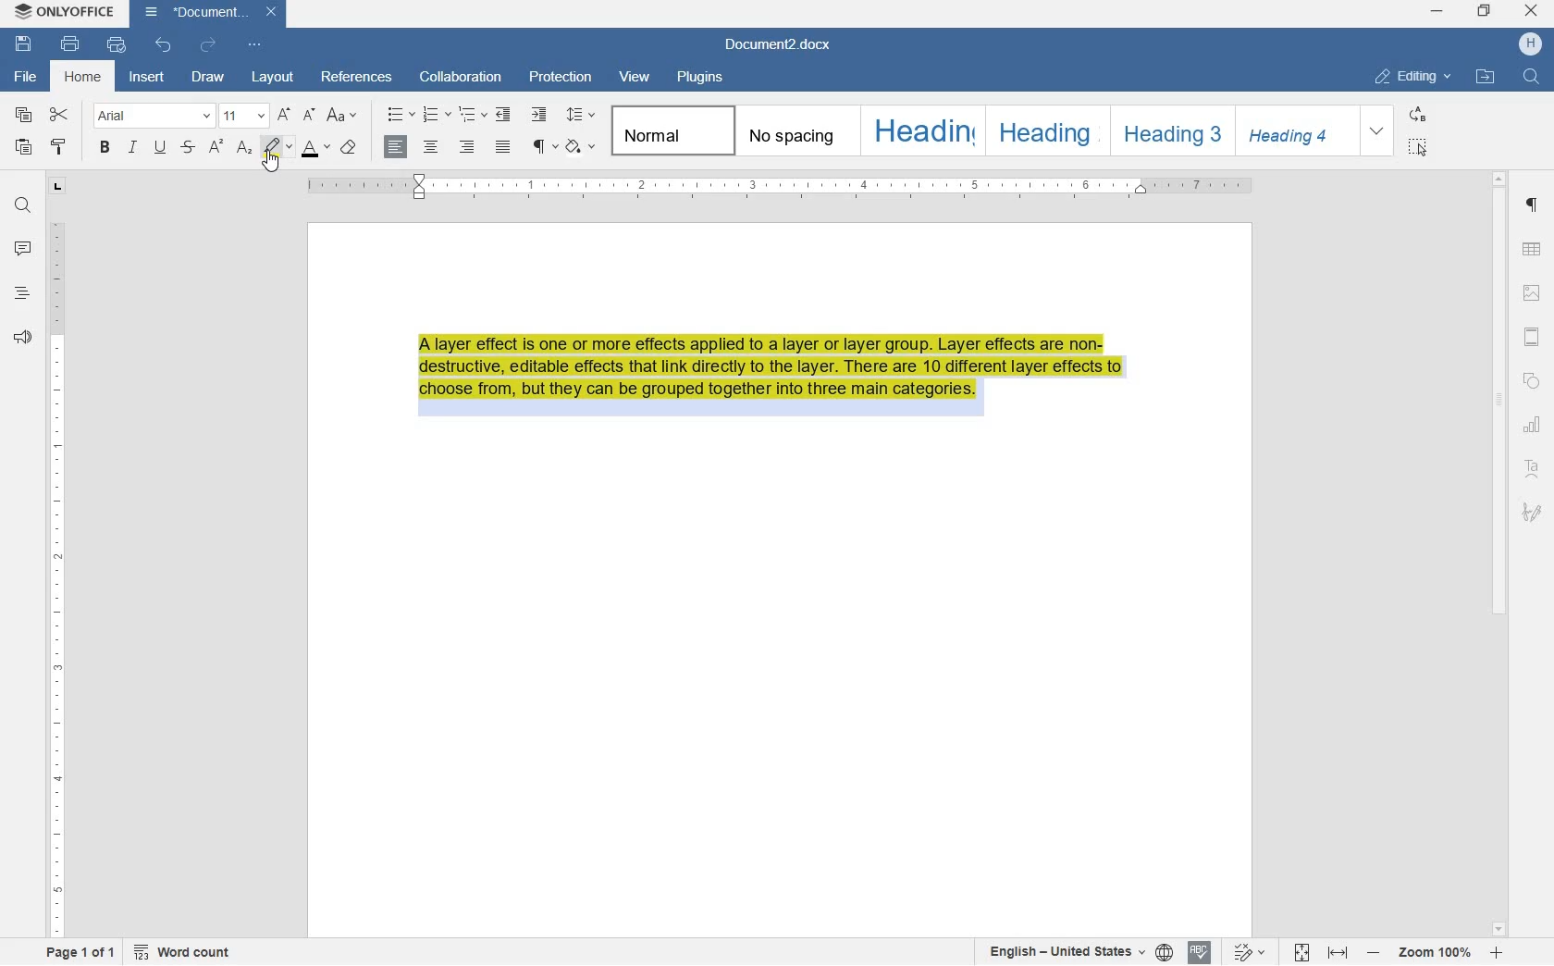 This screenshot has width=1554, height=966. I want to click on PARAGRAPGH HIGHLIGHTED IN YELLOW, so click(782, 378).